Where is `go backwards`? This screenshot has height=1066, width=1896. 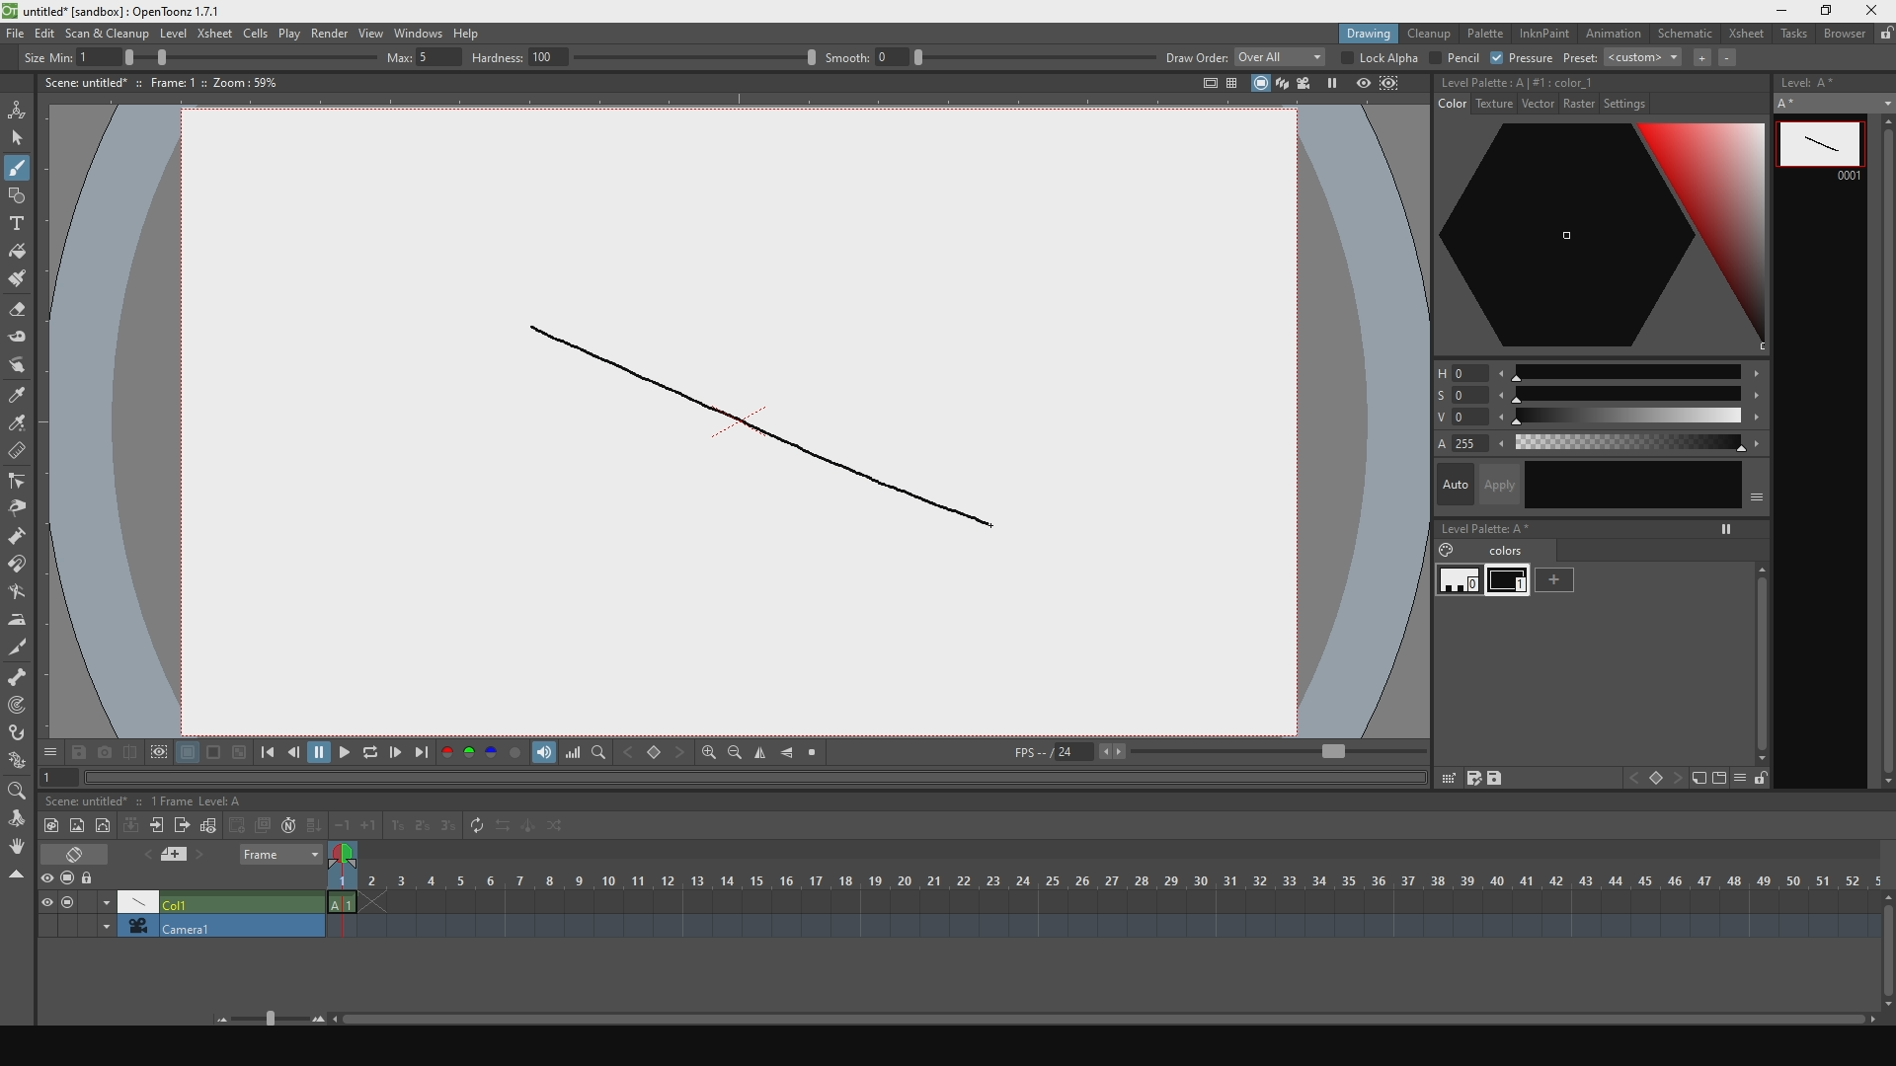 go backwards is located at coordinates (291, 753).